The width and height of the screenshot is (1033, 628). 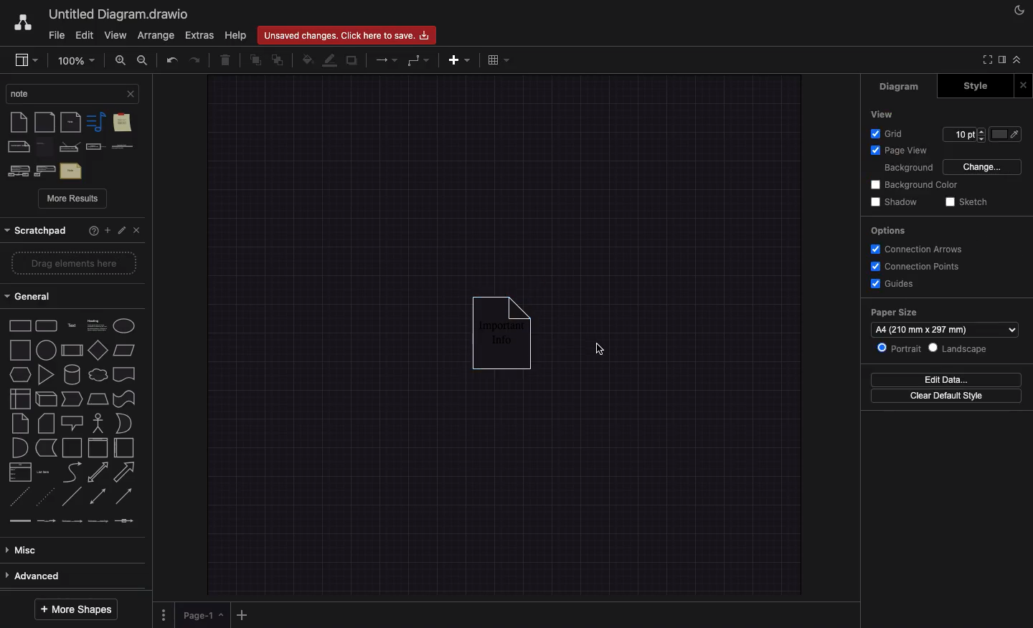 What do you see at coordinates (37, 231) in the screenshot?
I see `scratchpad` at bounding box center [37, 231].